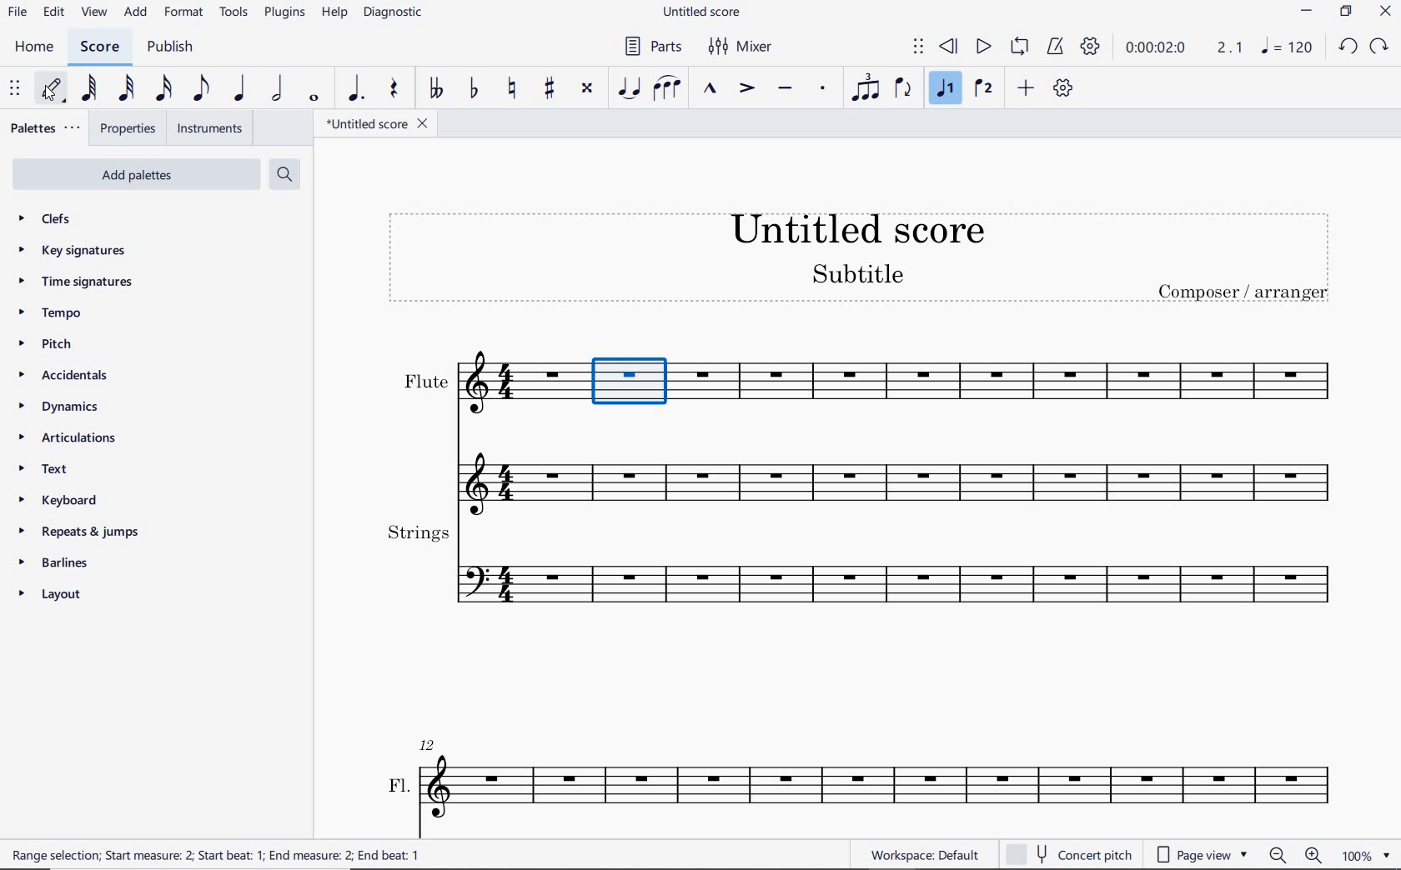 This screenshot has height=870, width=1401. I want to click on TOGGLE NATURAL, so click(514, 87).